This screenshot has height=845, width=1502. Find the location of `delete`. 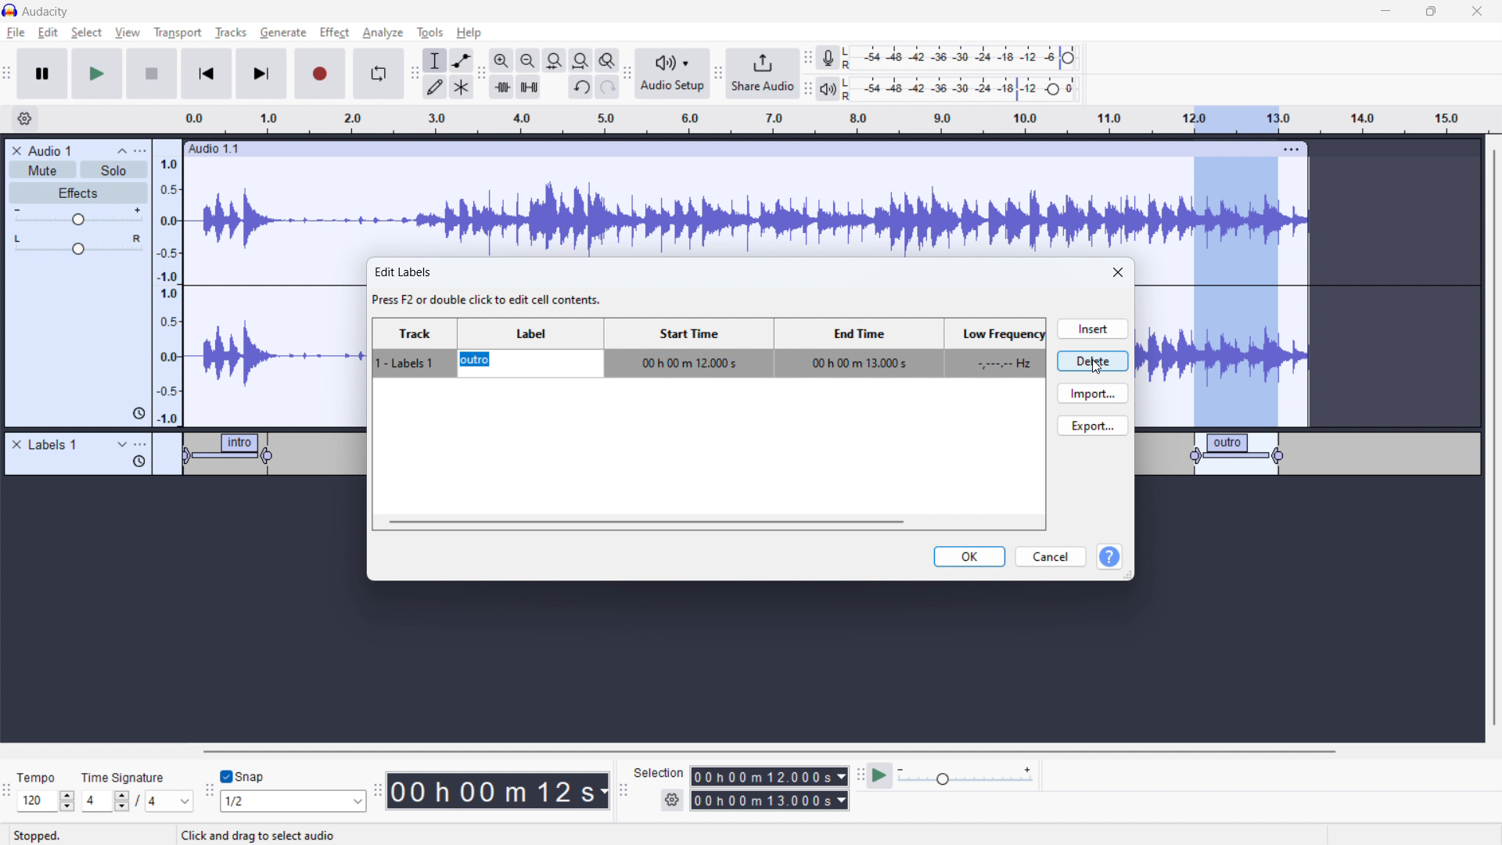

delete is located at coordinates (1093, 360).